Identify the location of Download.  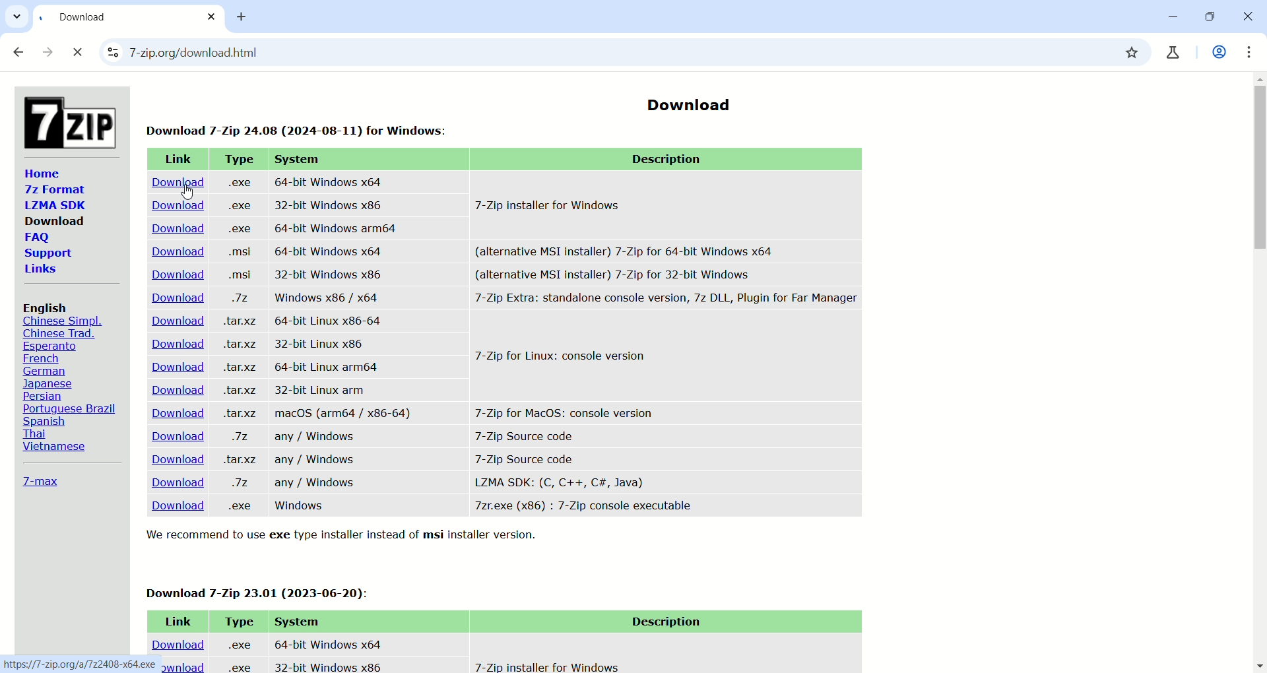
(177, 368).